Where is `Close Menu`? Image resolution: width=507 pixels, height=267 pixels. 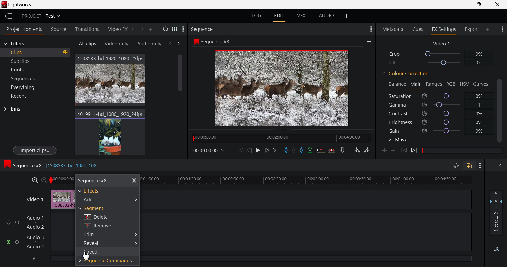
Close Menu is located at coordinates (134, 180).